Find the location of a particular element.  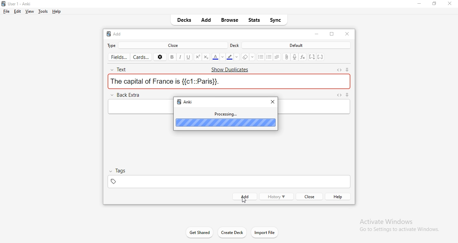

processing is located at coordinates (226, 114).